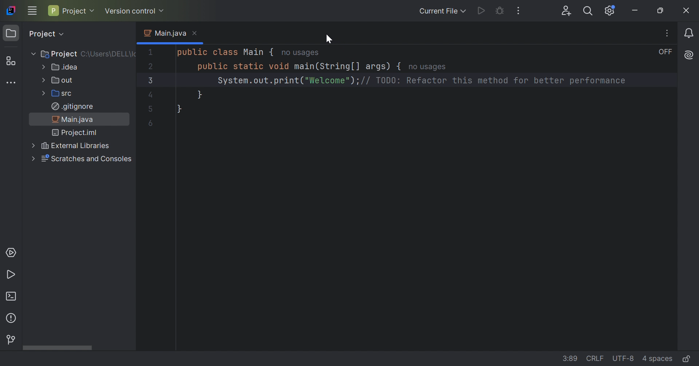 This screenshot has height=366, width=699. What do you see at coordinates (495, 80) in the screenshot?
I see `// TODO: Refactor this method for better performance` at bounding box center [495, 80].